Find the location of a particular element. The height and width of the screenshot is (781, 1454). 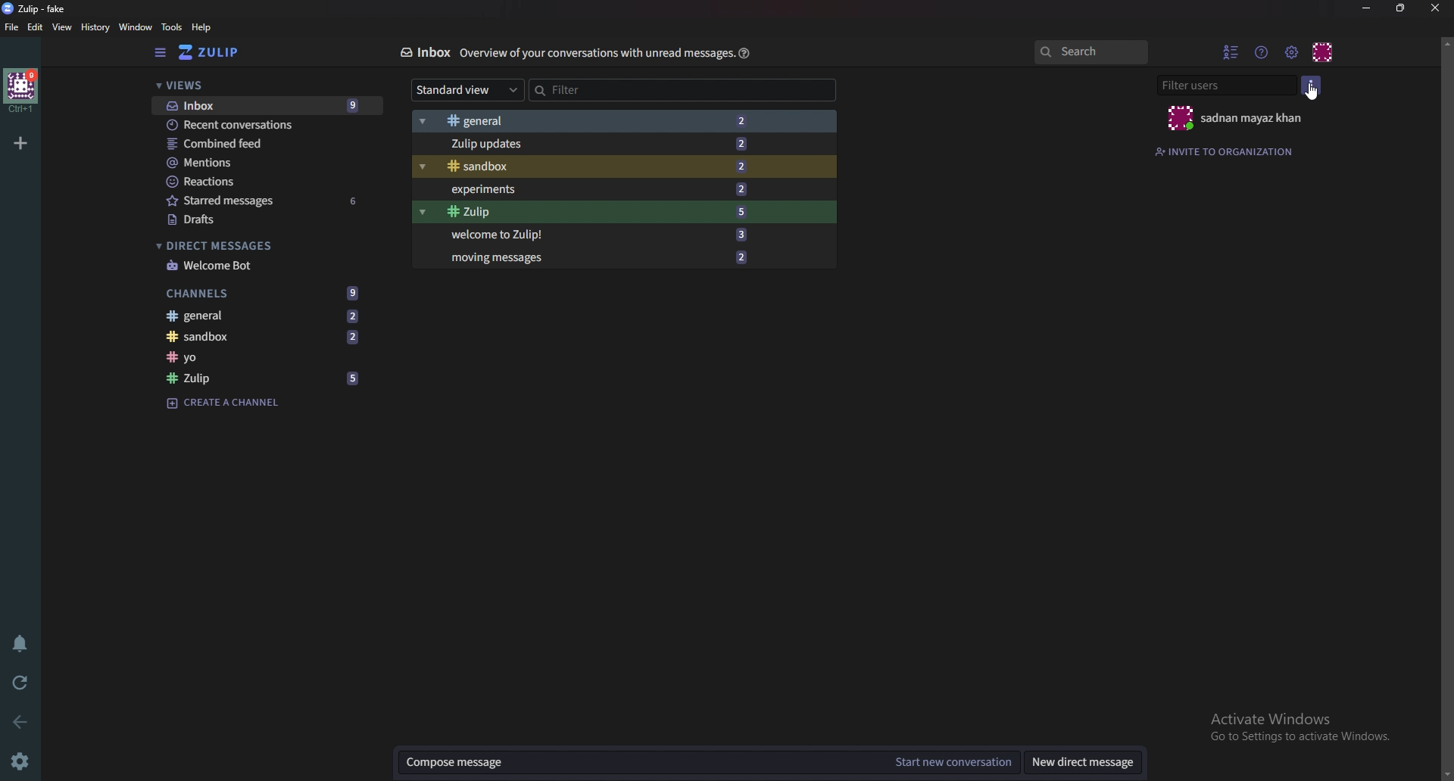

User list style is located at coordinates (1314, 85).